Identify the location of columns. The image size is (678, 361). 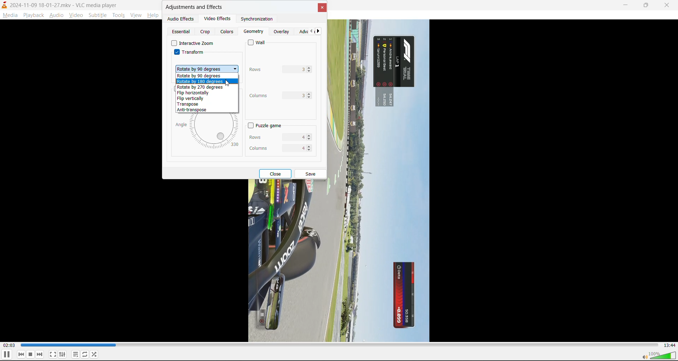
(274, 147).